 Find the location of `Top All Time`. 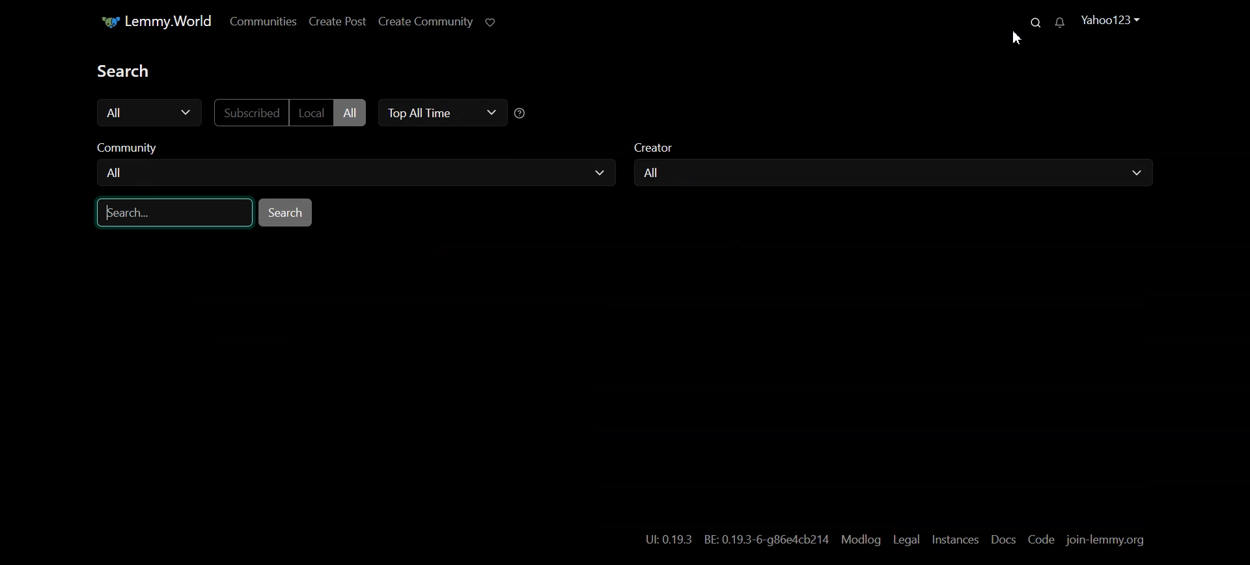

Top All Time is located at coordinates (442, 113).